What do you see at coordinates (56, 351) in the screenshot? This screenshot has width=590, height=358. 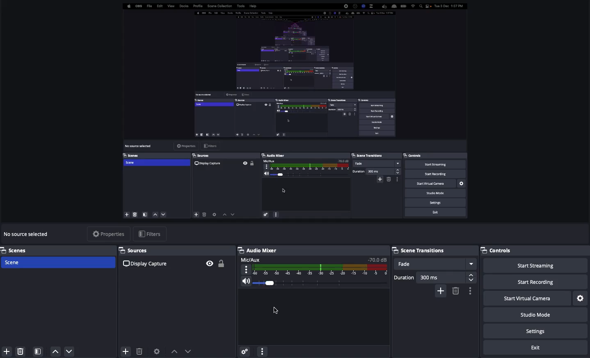 I see `Up` at bounding box center [56, 351].